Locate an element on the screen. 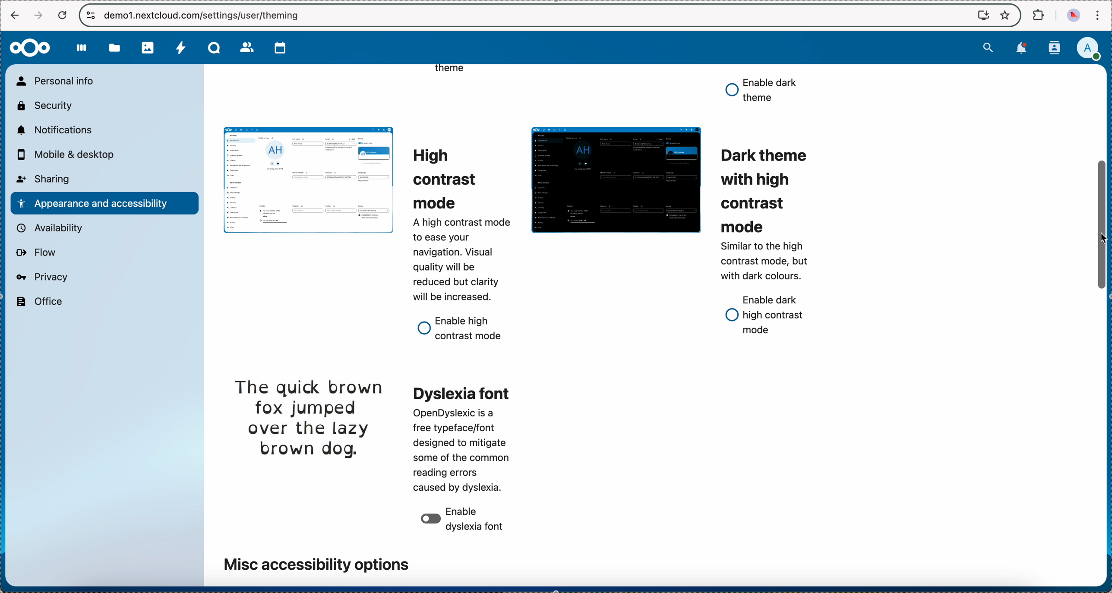 Image resolution: width=1112 pixels, height=593 pixels. search is located at coordinates (986, 48).